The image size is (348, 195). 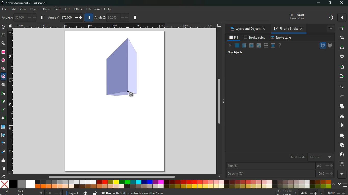 What do you see at coordinates (235, 53) in the screenshot?
I see `no objects` at bounding box center [235, 53].